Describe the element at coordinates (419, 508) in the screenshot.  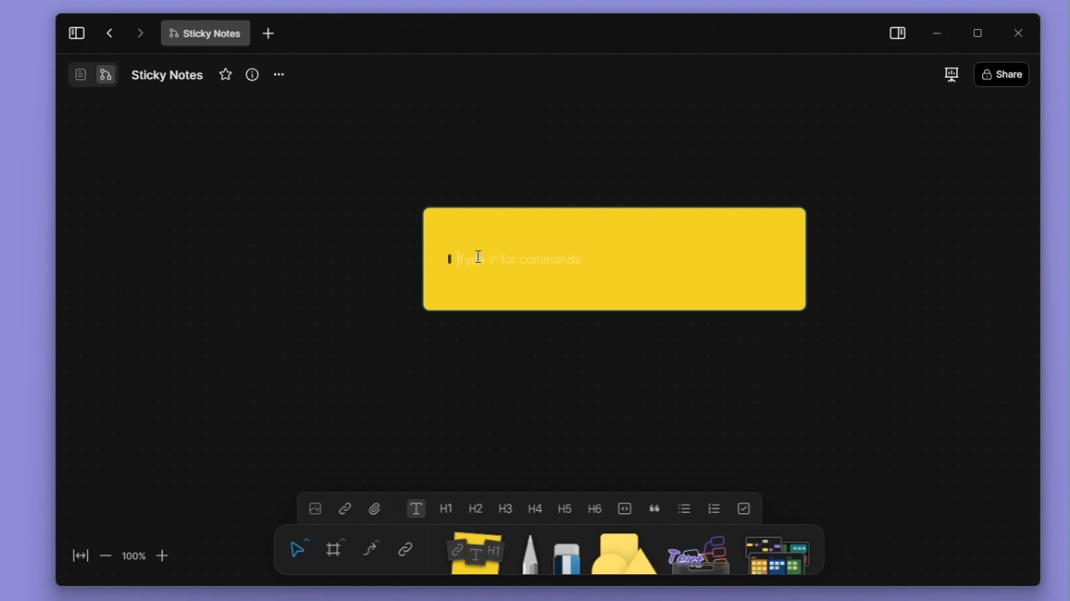
I see `text` at that location.